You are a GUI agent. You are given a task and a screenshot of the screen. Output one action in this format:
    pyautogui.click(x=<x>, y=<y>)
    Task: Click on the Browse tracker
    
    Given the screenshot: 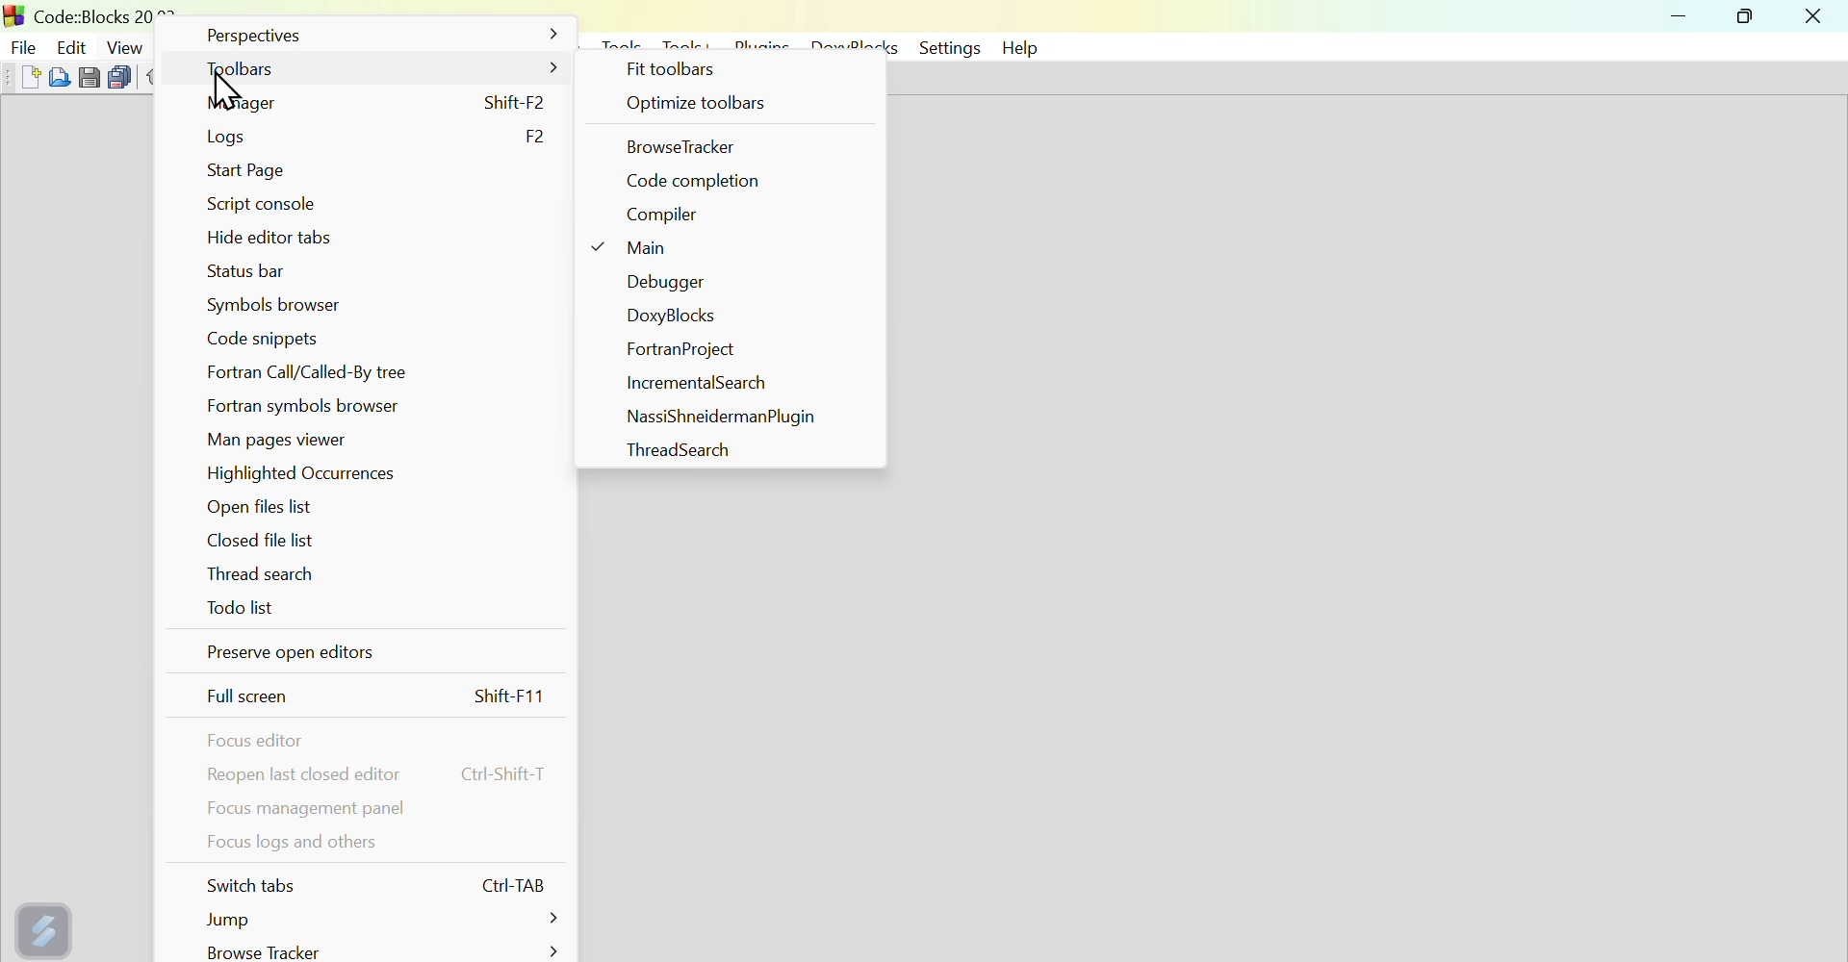 What is the action you would take?
    pyautogui.click(x=378, y=950)
    